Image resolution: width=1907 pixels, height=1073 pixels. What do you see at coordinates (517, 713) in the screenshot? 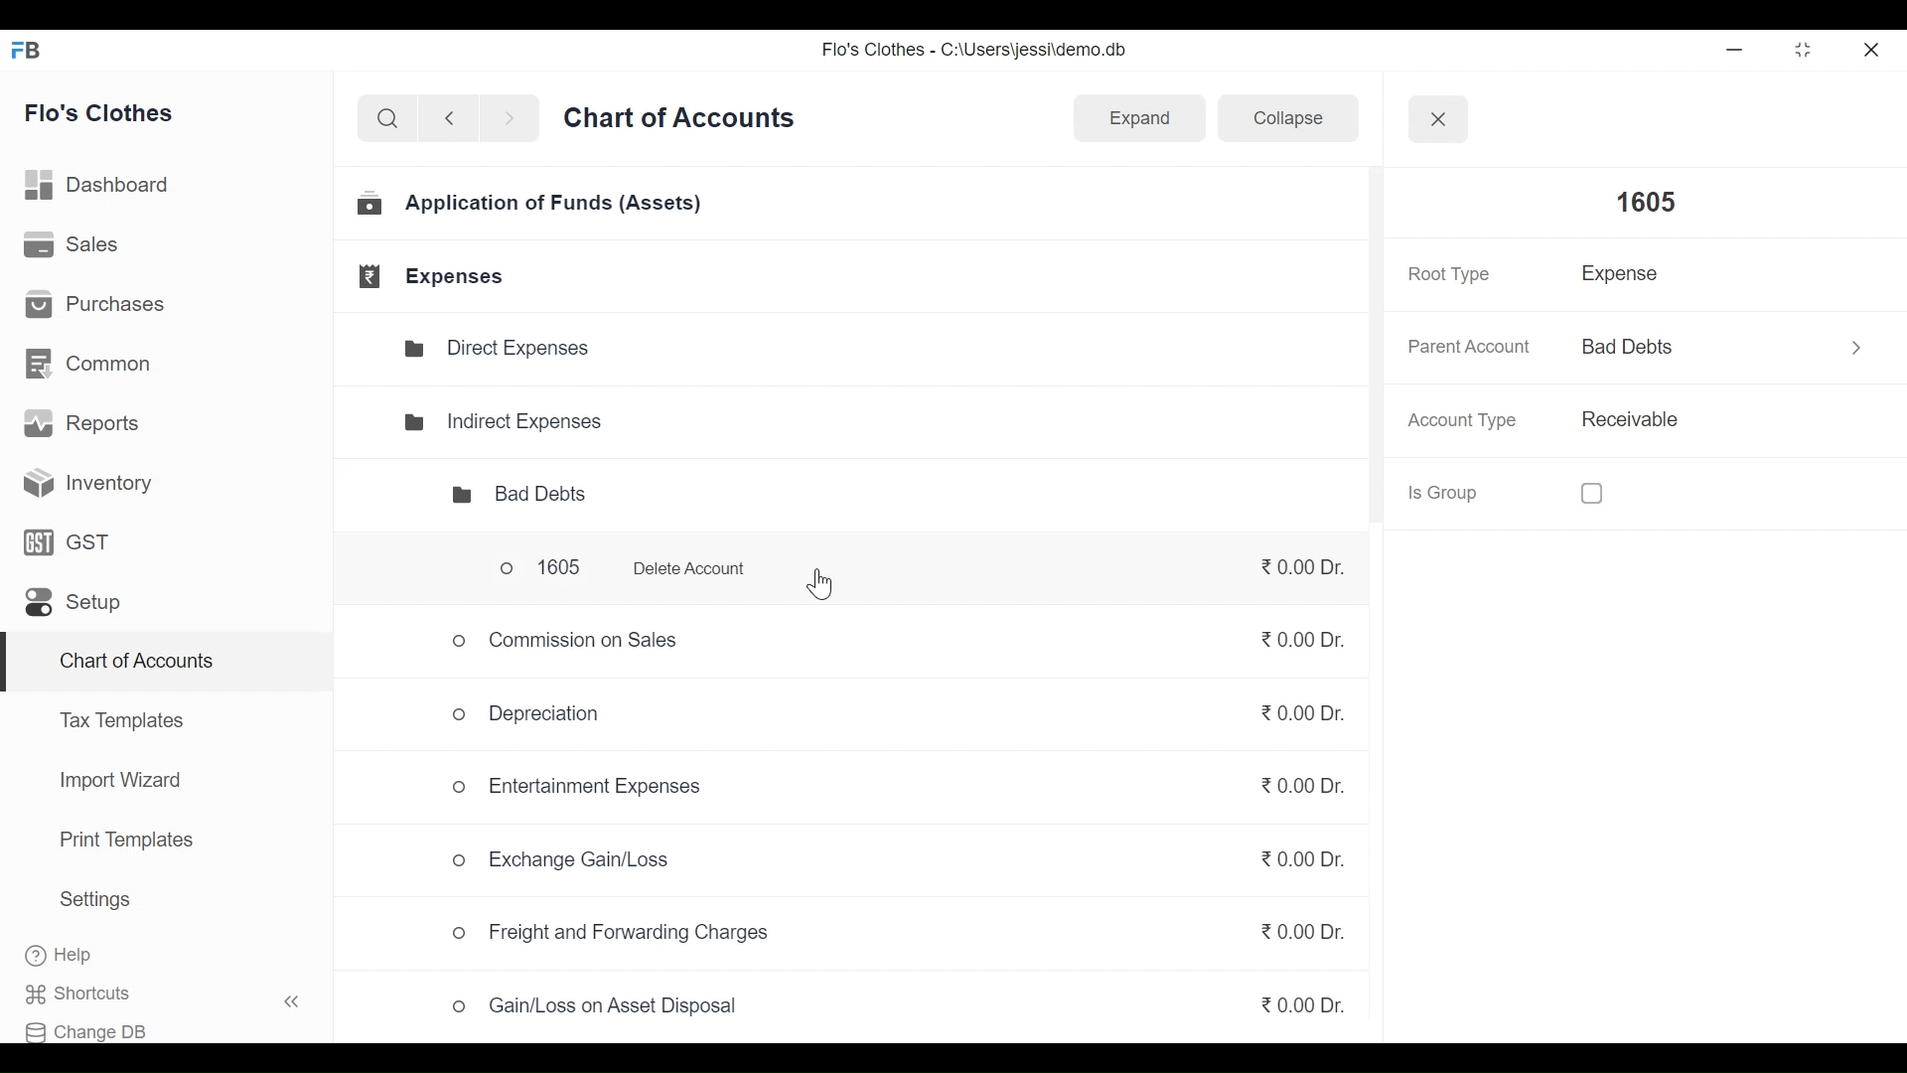
I see `Depreciation` at bounding box center [517, 713].